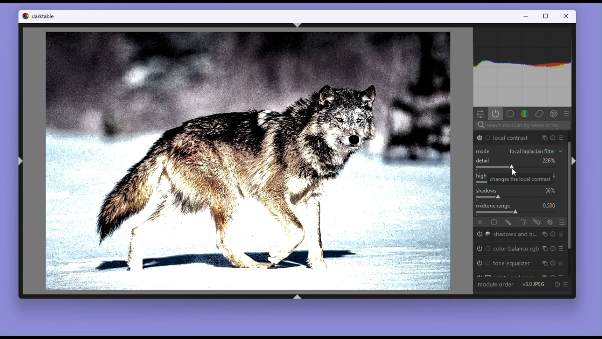 The image size is (602, 339). I want to click on presets, so click(562, 262).